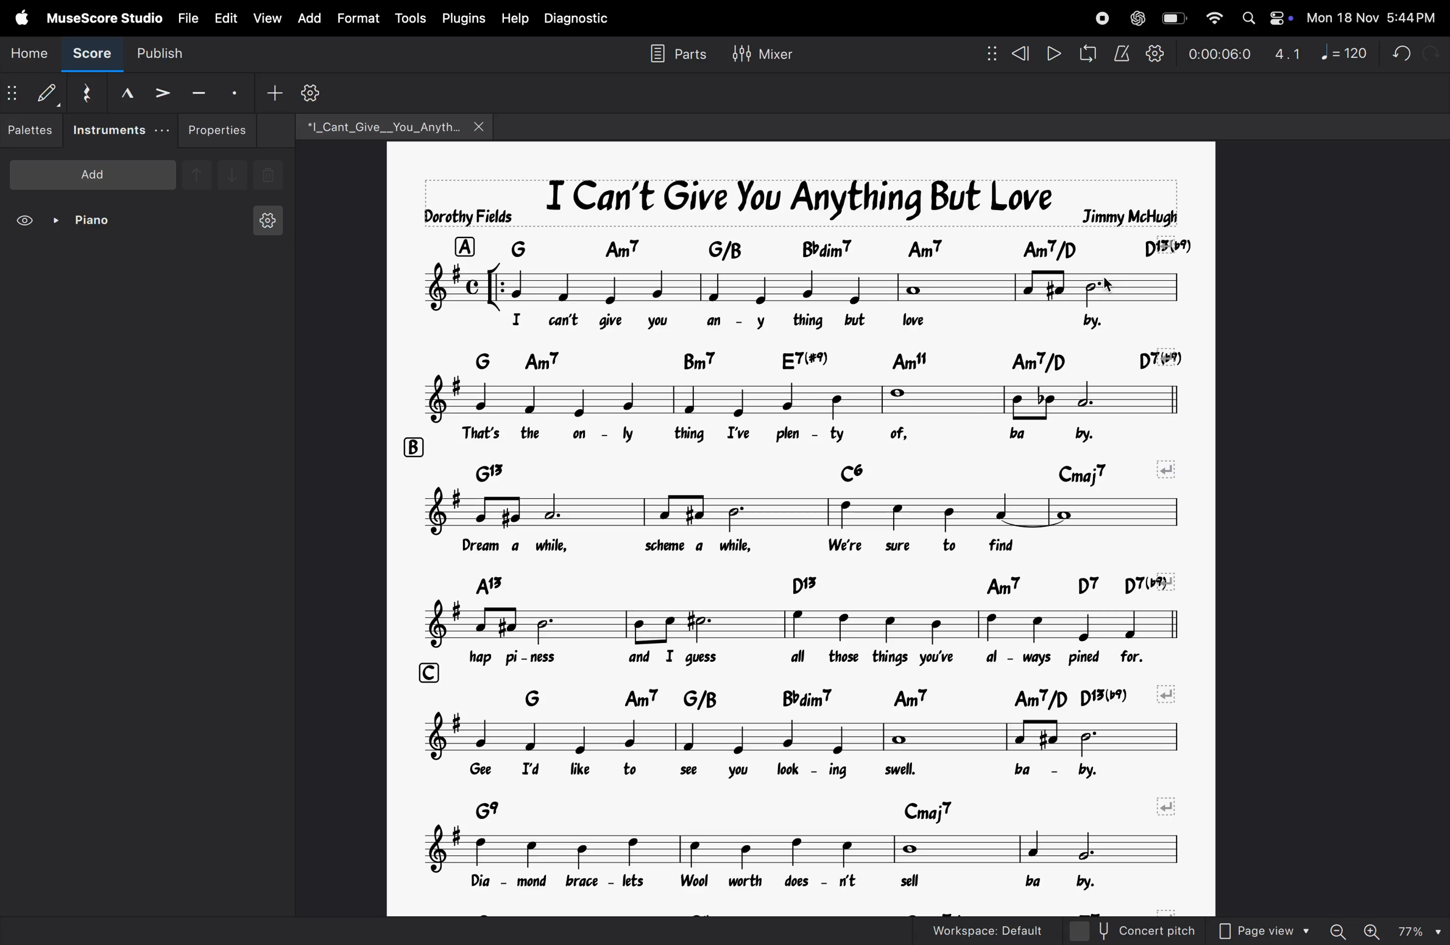 This screenshot has width=1450, height=945. What do you see at coordinates (802, 199) in the screenshot?
I see `music title` at bounding box center [802, 199].